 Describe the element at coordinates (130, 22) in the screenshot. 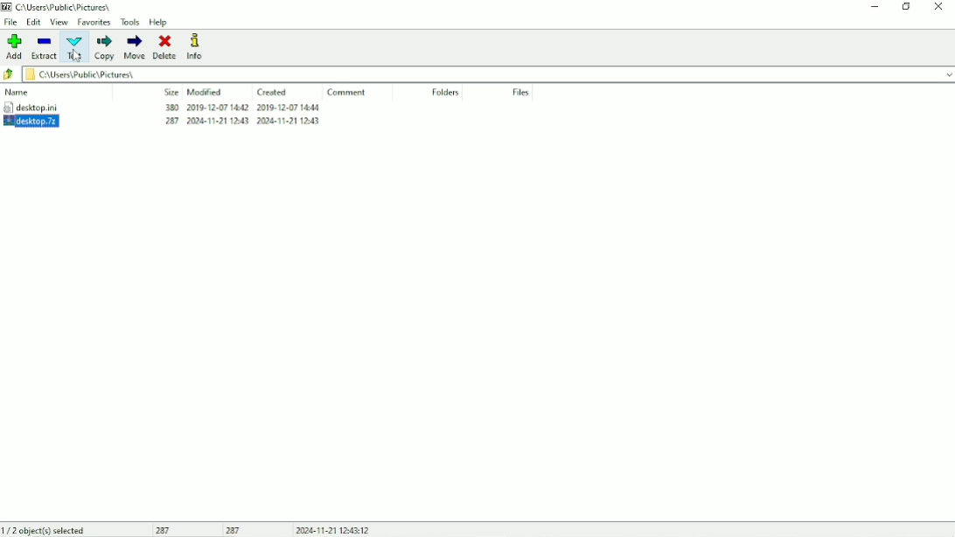

I see `Tools` at that location.